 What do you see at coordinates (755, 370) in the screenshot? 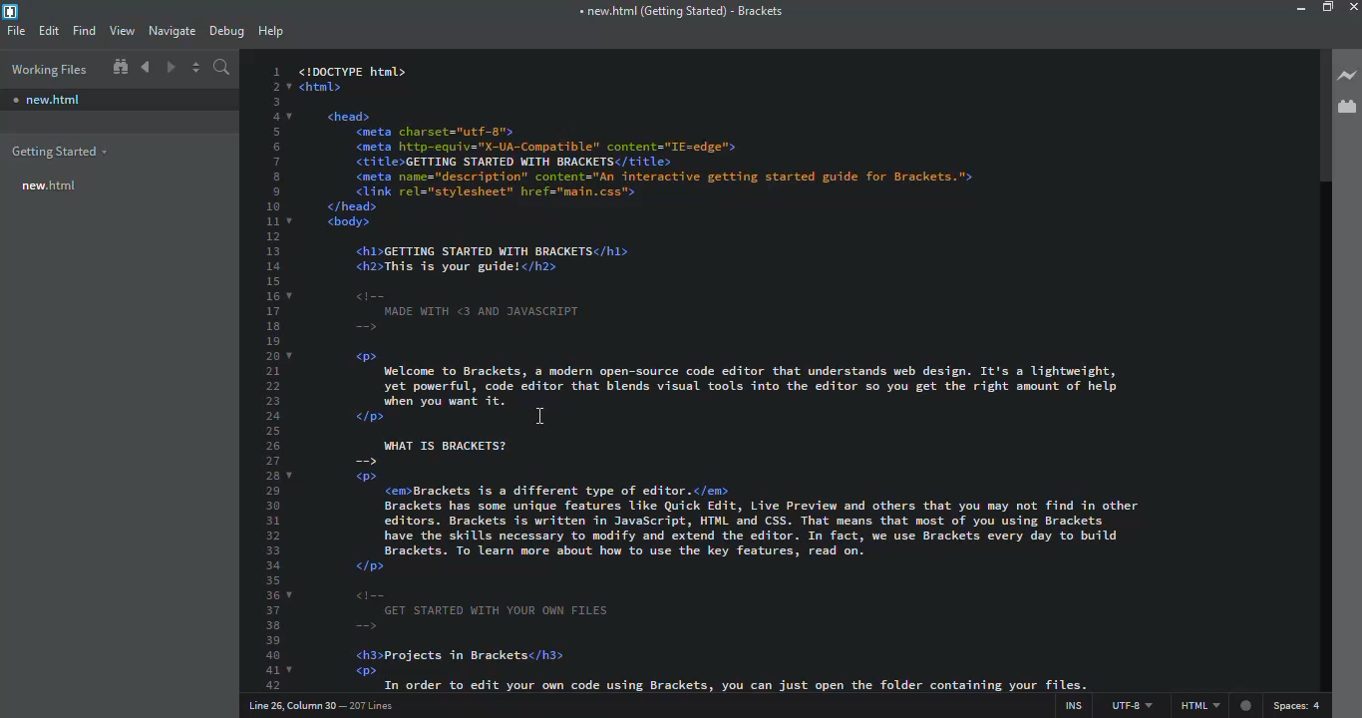
I see `test code` at bounding box center [755, 370].